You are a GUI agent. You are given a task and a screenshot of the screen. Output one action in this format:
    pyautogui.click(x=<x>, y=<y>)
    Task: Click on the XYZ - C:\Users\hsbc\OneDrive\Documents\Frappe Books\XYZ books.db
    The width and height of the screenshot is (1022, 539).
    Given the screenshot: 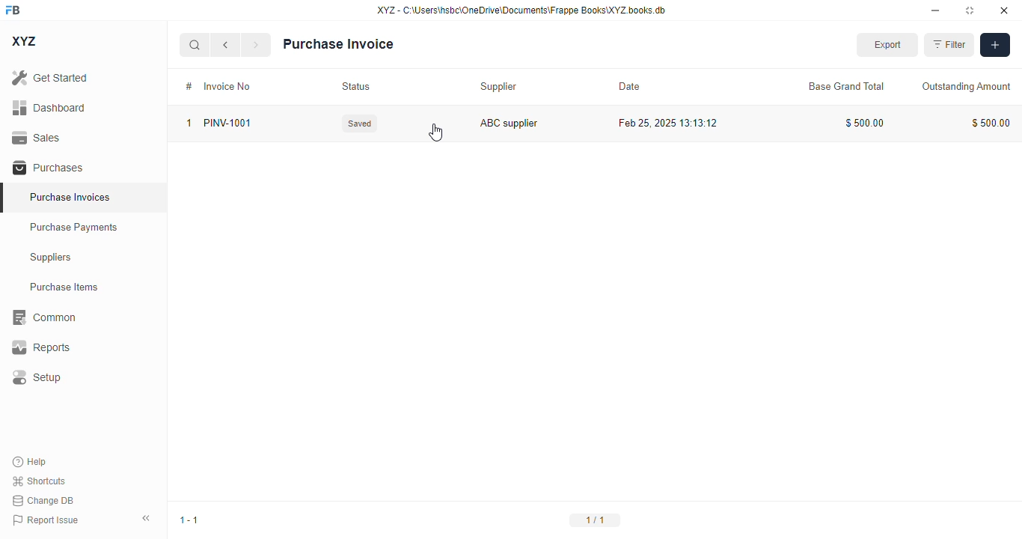 What is the action you would take?
    pyautogui.click(x=521, y=10)
    